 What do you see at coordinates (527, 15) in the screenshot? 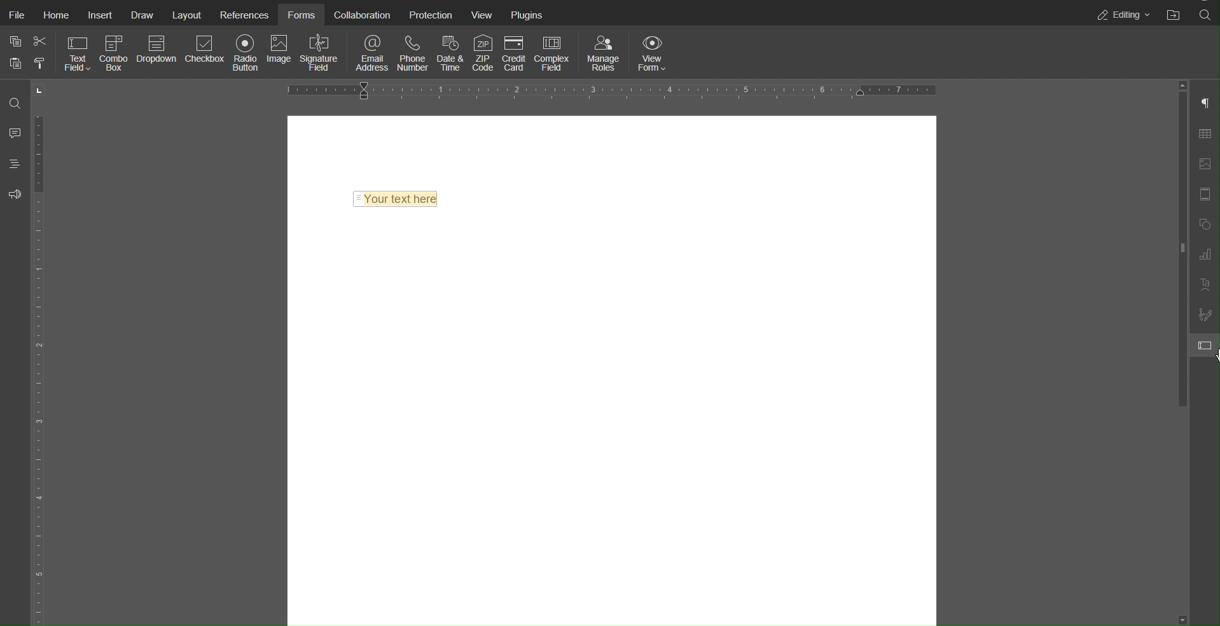
I see `Plugins` at bounding box center [527, 15].